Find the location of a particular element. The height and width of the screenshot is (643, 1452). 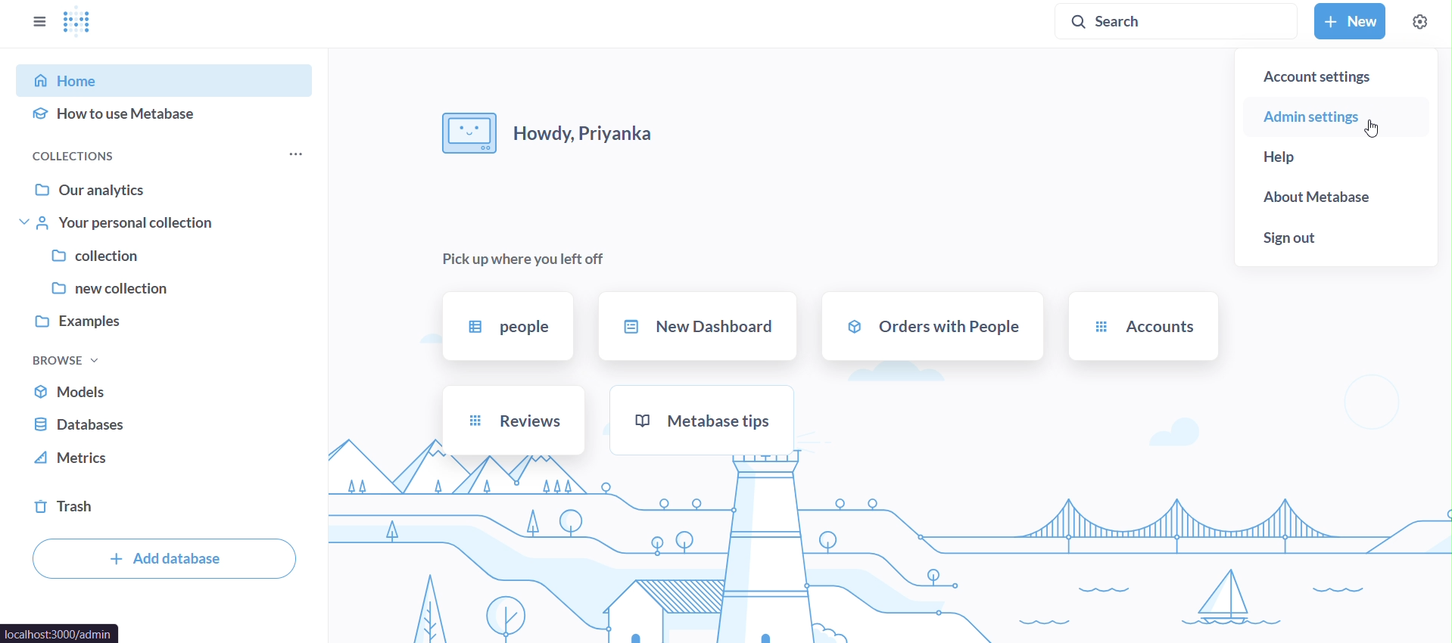

how to use metabase is located at coordinates (167, 118).